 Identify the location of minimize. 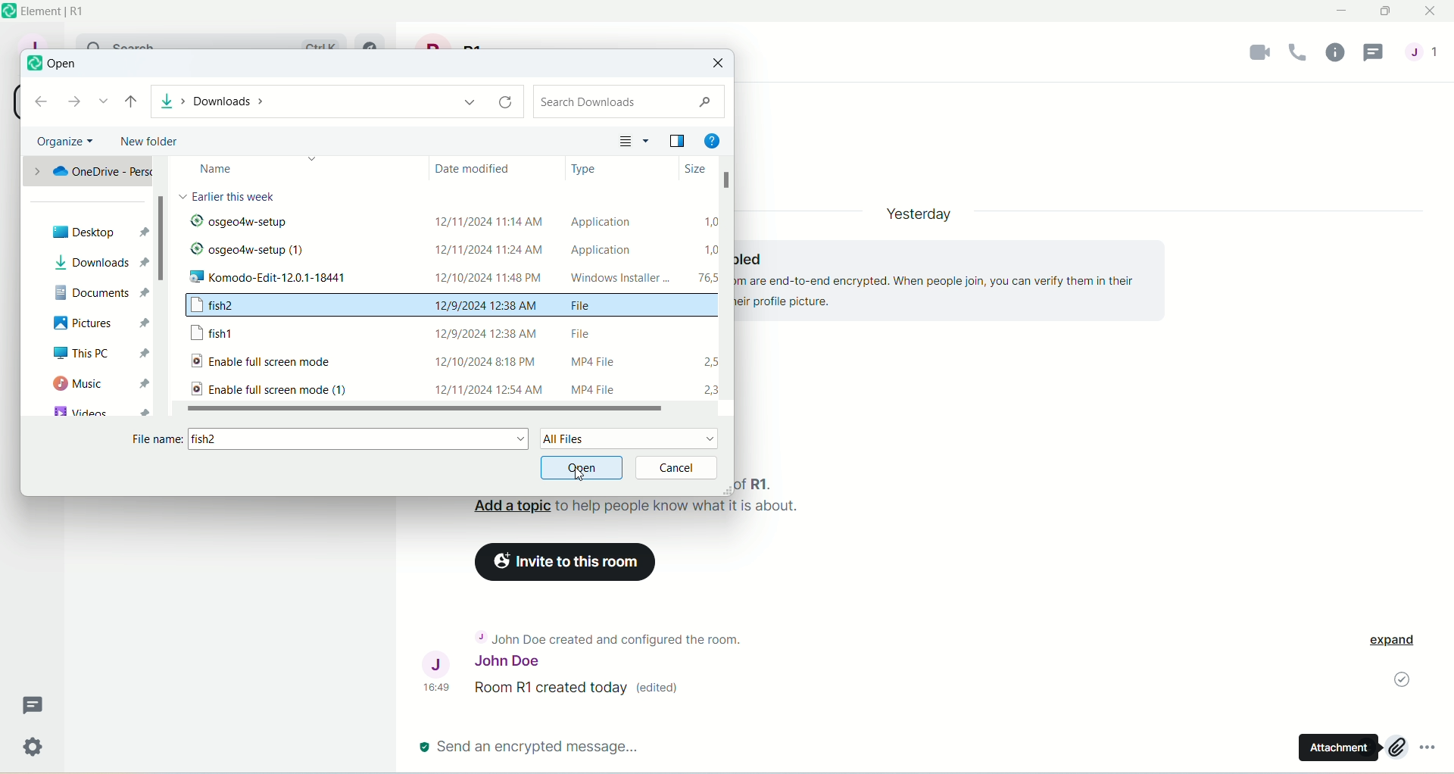
(1343, 11).